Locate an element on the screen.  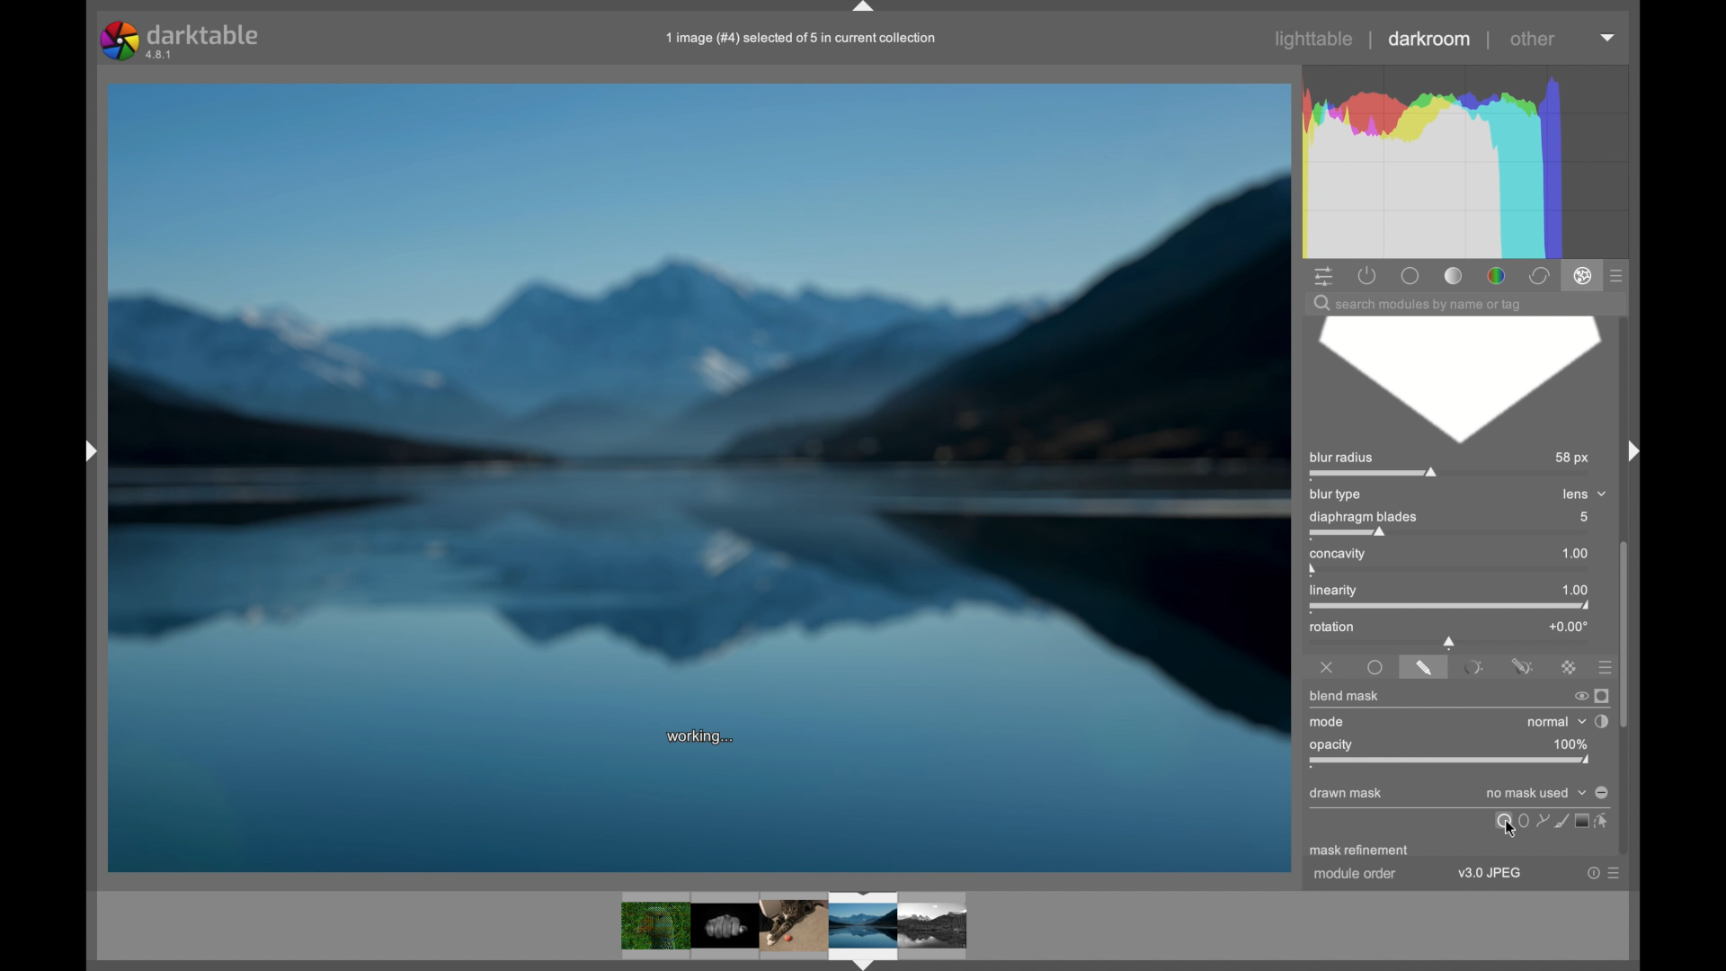
select is located at coordinates (1607, 823).